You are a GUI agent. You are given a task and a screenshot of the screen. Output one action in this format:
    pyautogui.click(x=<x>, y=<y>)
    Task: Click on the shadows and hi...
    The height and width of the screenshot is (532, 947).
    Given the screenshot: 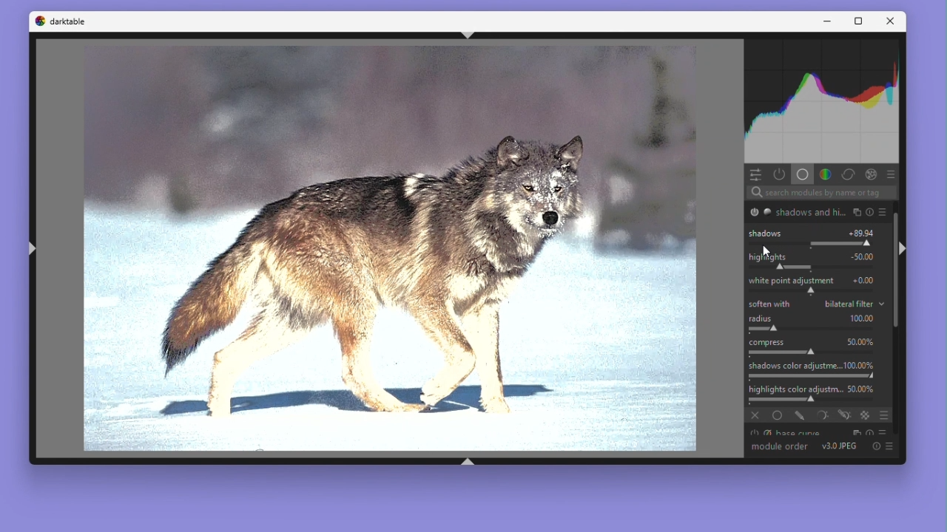 What is the action you would take?
    pyautogui.click(x=812, y=214)
    